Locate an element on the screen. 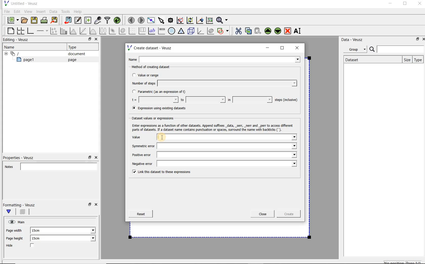  plot covariance ellipses is located at coordinates (211, 31).